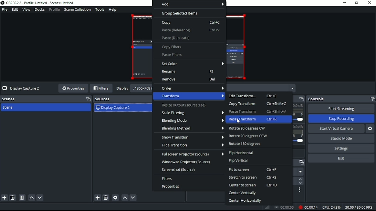 The image size is (376, 211). What do you see at coordinates (341, 99) in the screenshot?
I see `Controls` at bounding box center [341, 99].